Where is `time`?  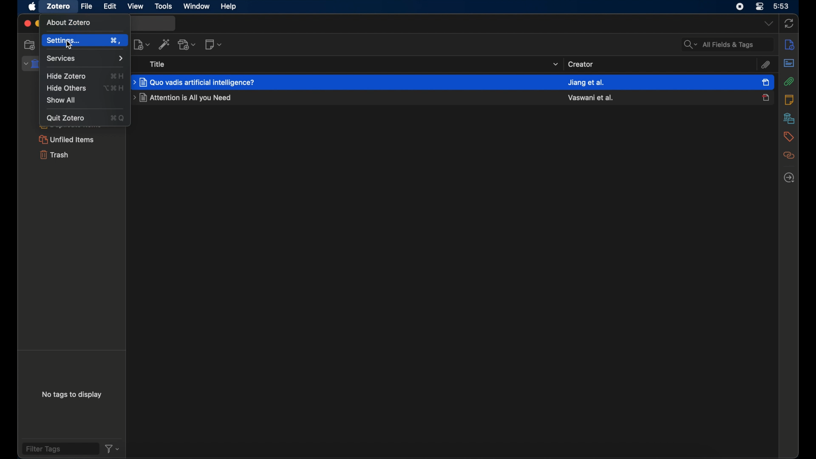 time is located at coordinates (781, 6).